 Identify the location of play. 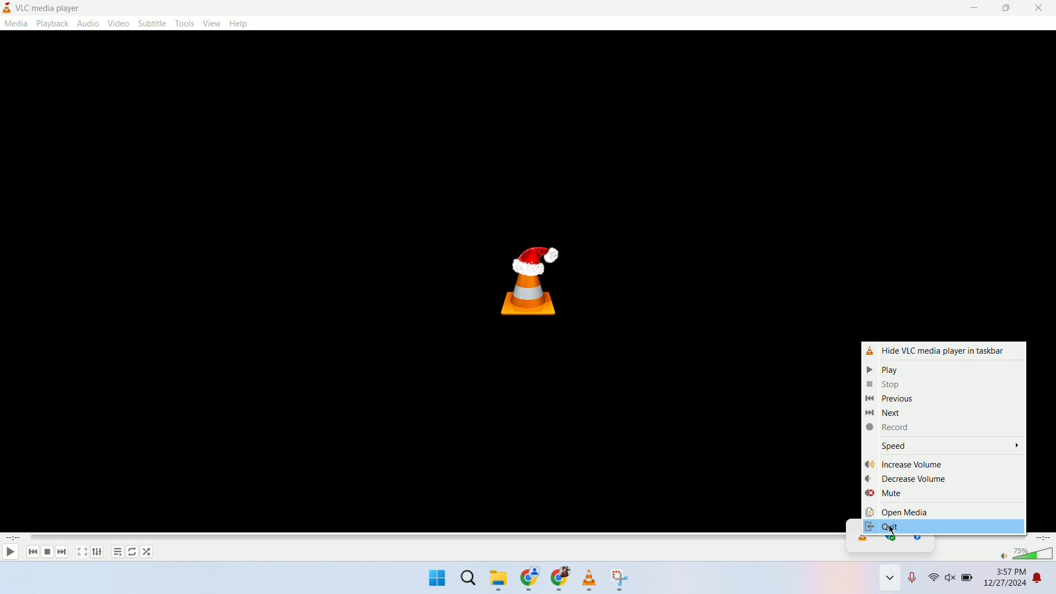
(938, 369).